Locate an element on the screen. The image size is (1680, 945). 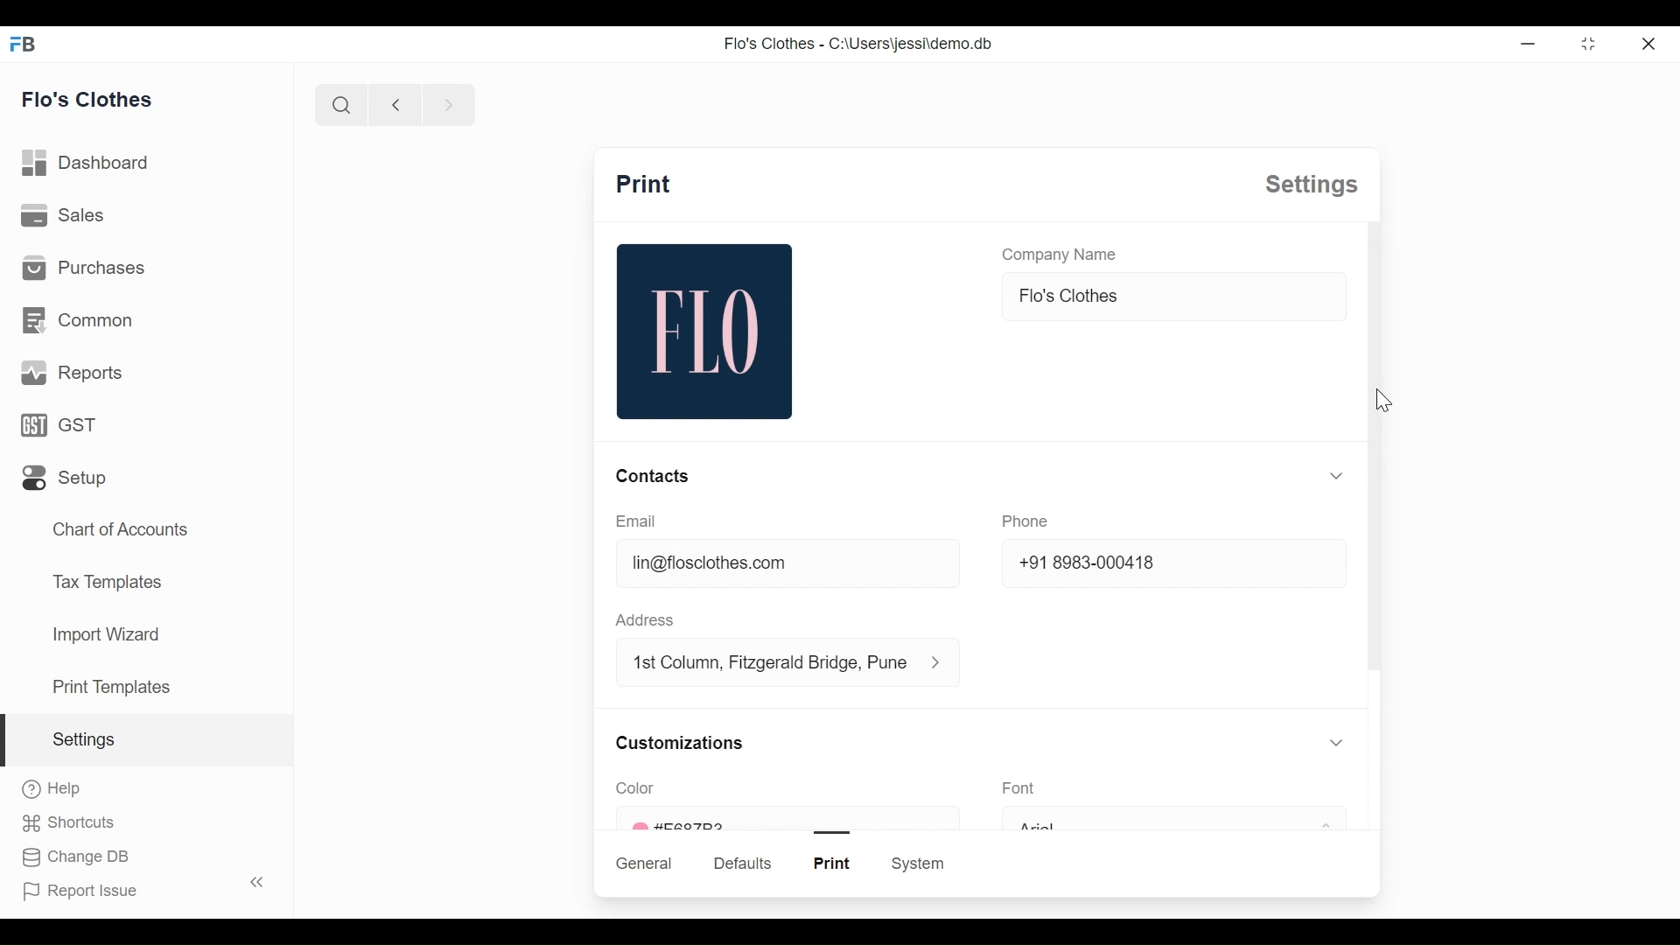
reports is located at coordinates (73, 373).